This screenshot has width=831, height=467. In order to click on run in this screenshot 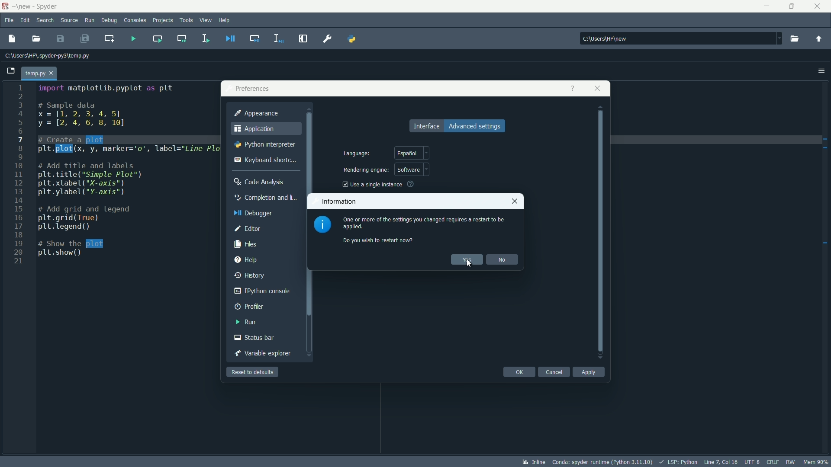, I will do `click(245, 322)`.